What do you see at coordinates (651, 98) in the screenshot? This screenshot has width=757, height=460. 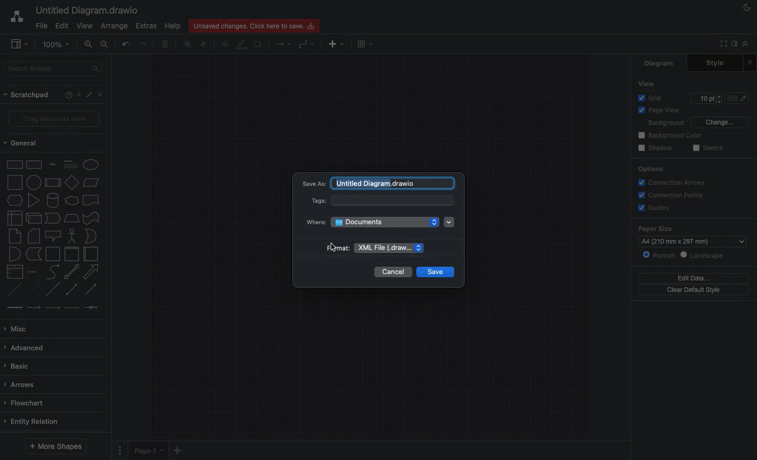 I see `Grid` at bounding box center [651, 98].